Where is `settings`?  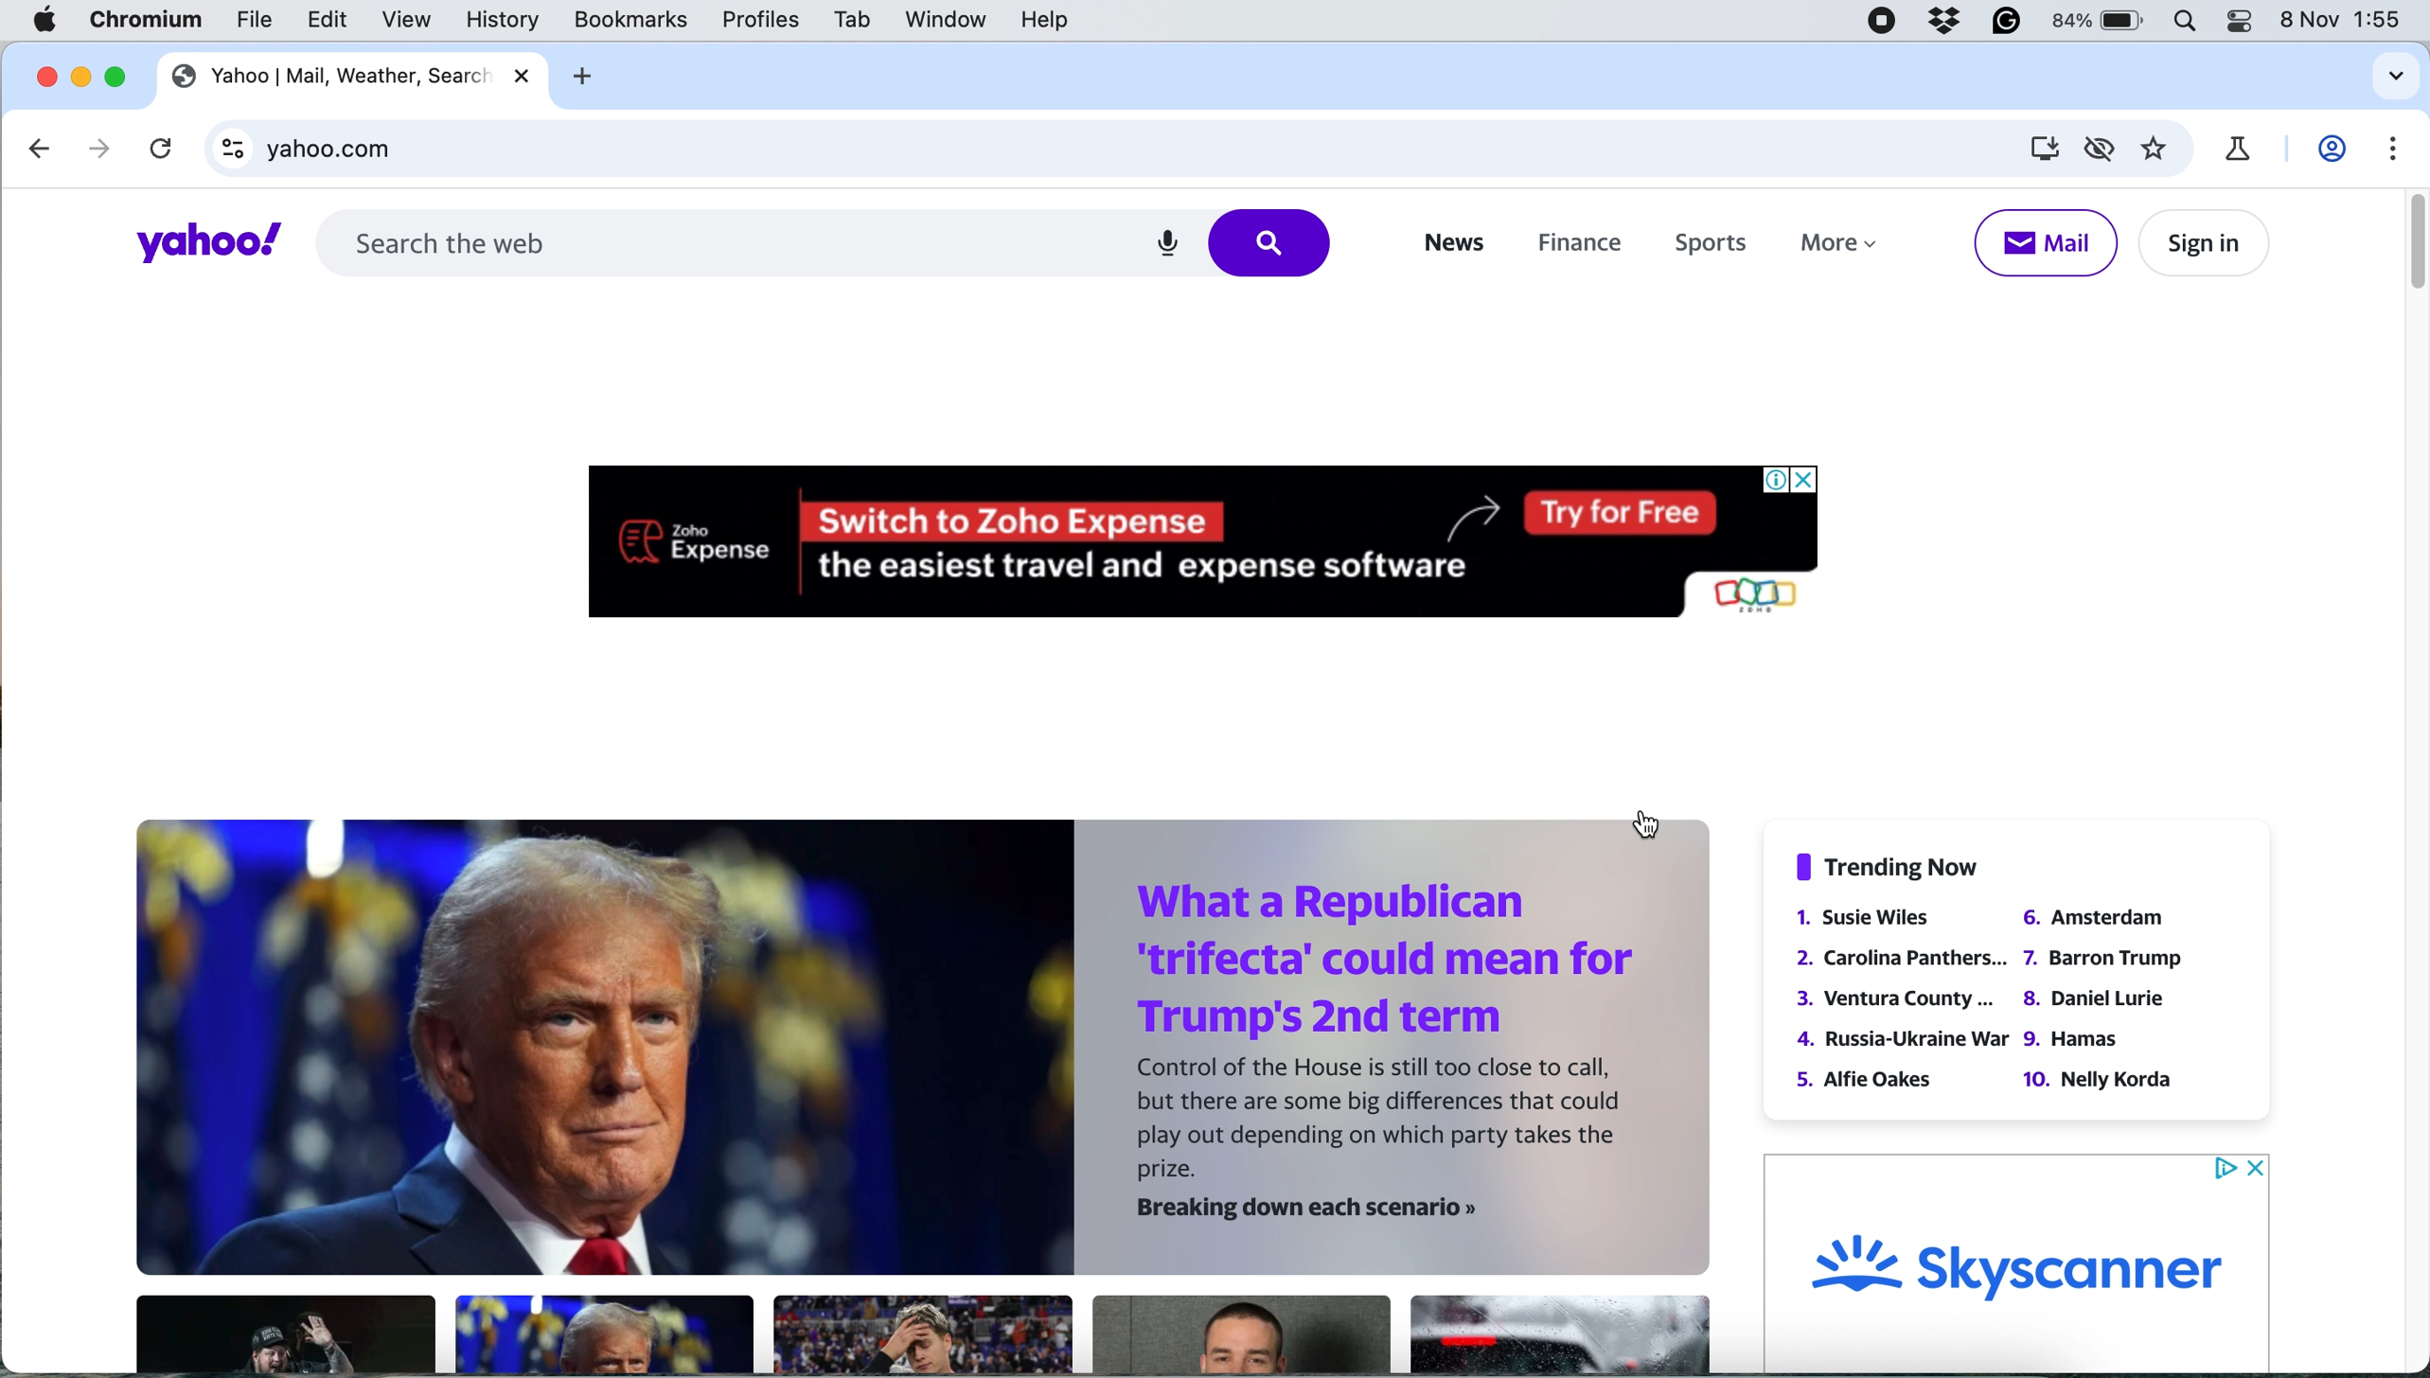 settings is located at coordinates (2387, 145).